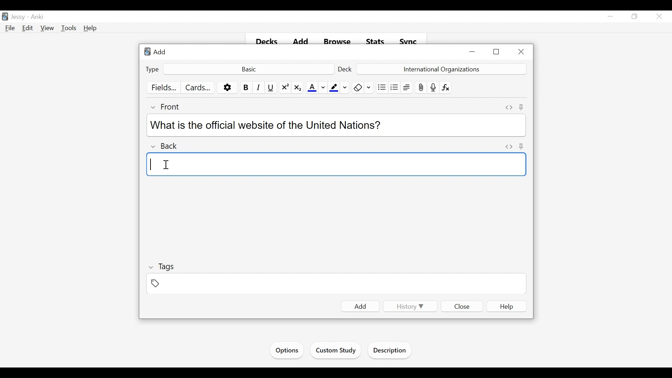  Describe the element at coordinates (497, 52) in the screenshot. I see `Restore` at that location.